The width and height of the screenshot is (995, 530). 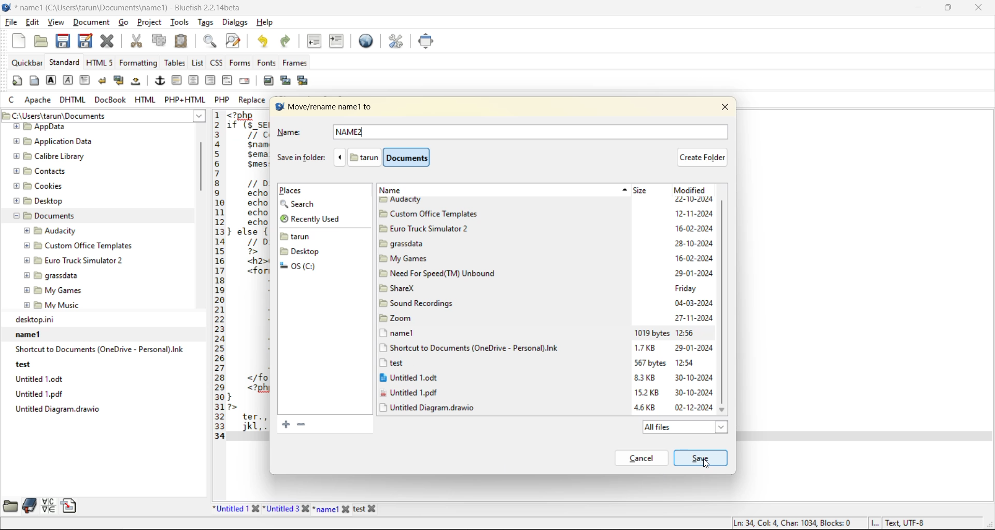 I want to click on preview in browser, so click(x=368, y=40).